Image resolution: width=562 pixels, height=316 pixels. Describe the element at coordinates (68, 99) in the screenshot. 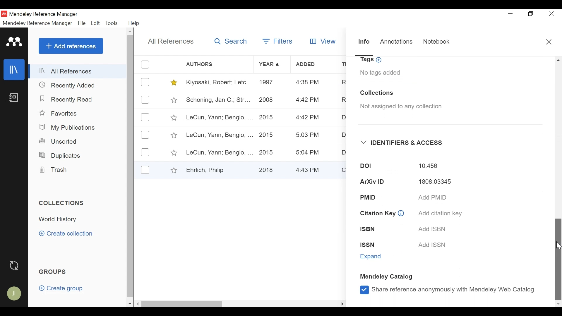

I see `Recently Added` at that location.